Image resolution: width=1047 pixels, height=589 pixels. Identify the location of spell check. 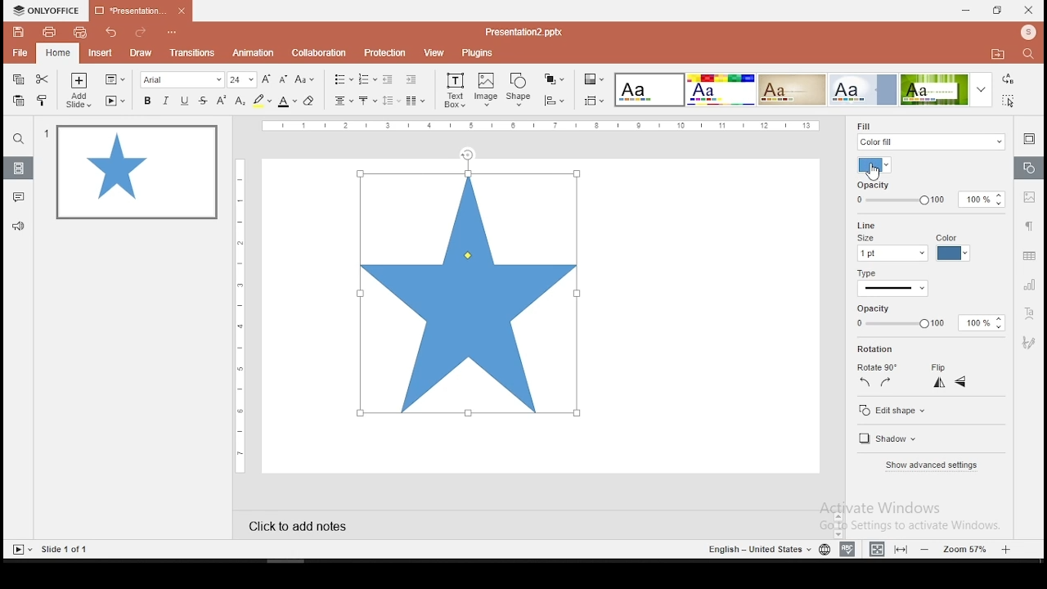
(850, 547).